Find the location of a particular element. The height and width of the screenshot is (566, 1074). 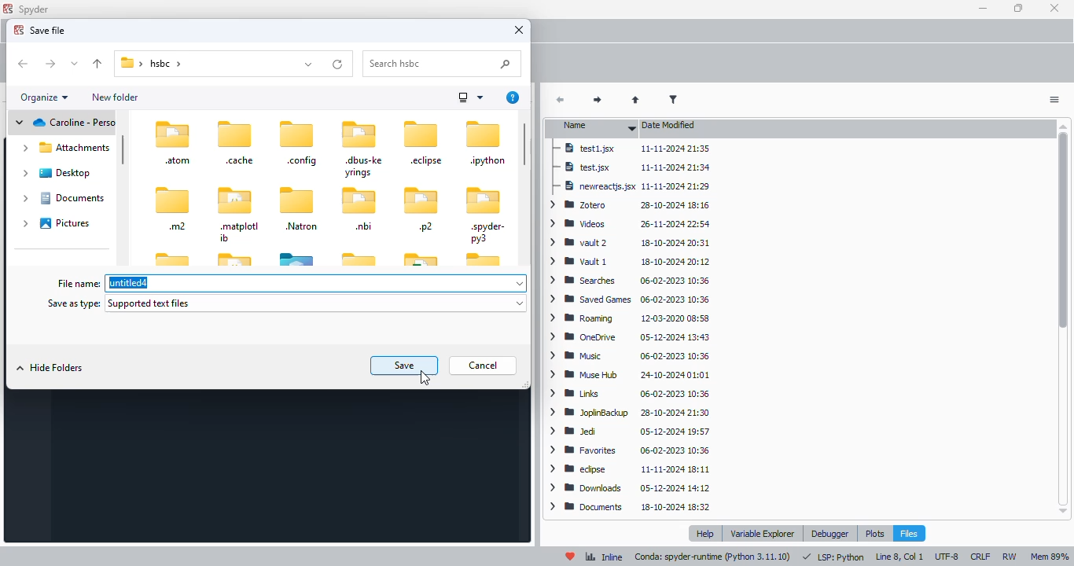

.eclipse is located at coordinates (425, 142).